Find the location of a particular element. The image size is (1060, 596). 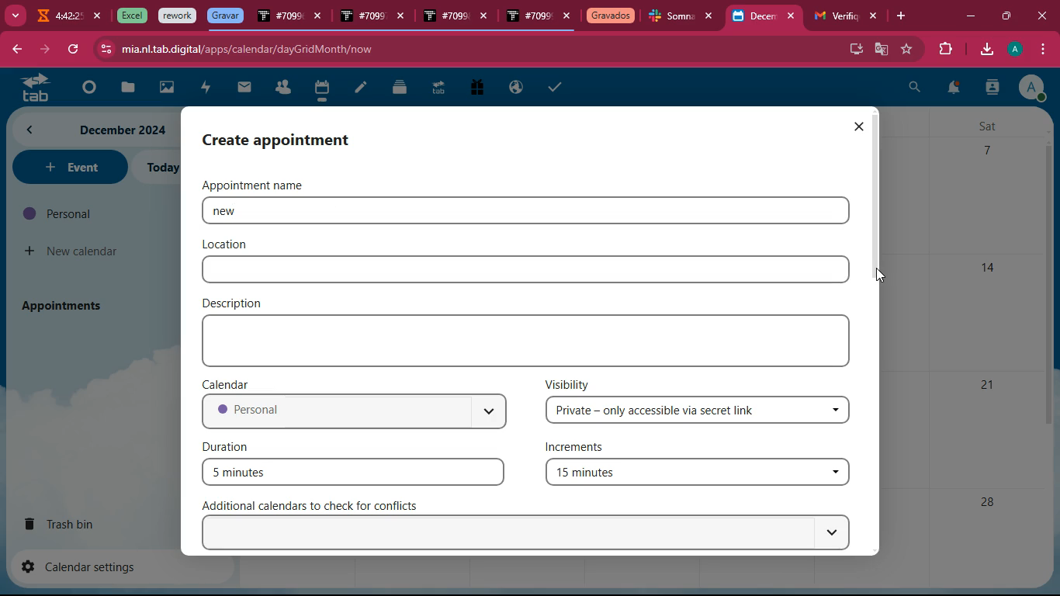

description is located at coordinates (236, 302).